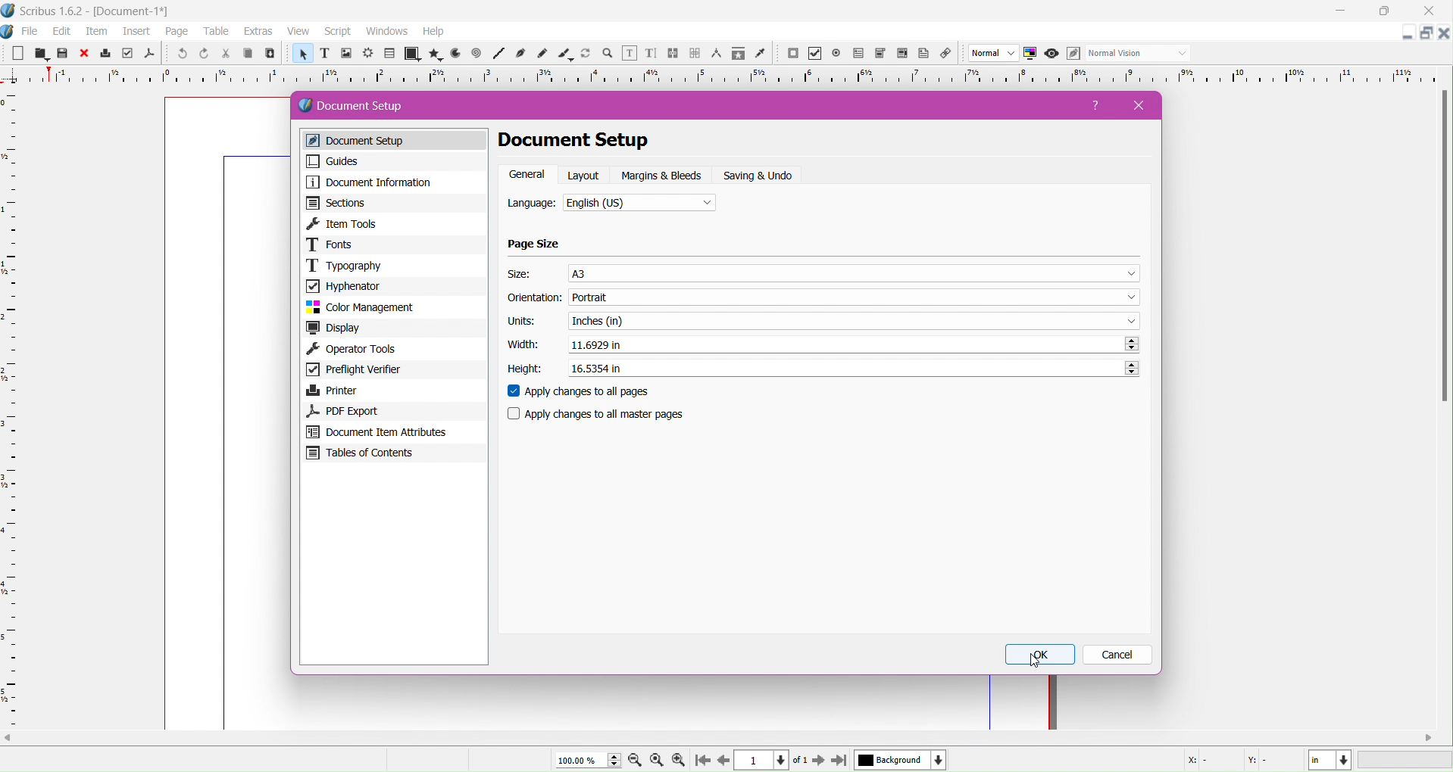 The height and width of the screenshot is (772, 1453). I want to click on item menu, so click(98, 33).